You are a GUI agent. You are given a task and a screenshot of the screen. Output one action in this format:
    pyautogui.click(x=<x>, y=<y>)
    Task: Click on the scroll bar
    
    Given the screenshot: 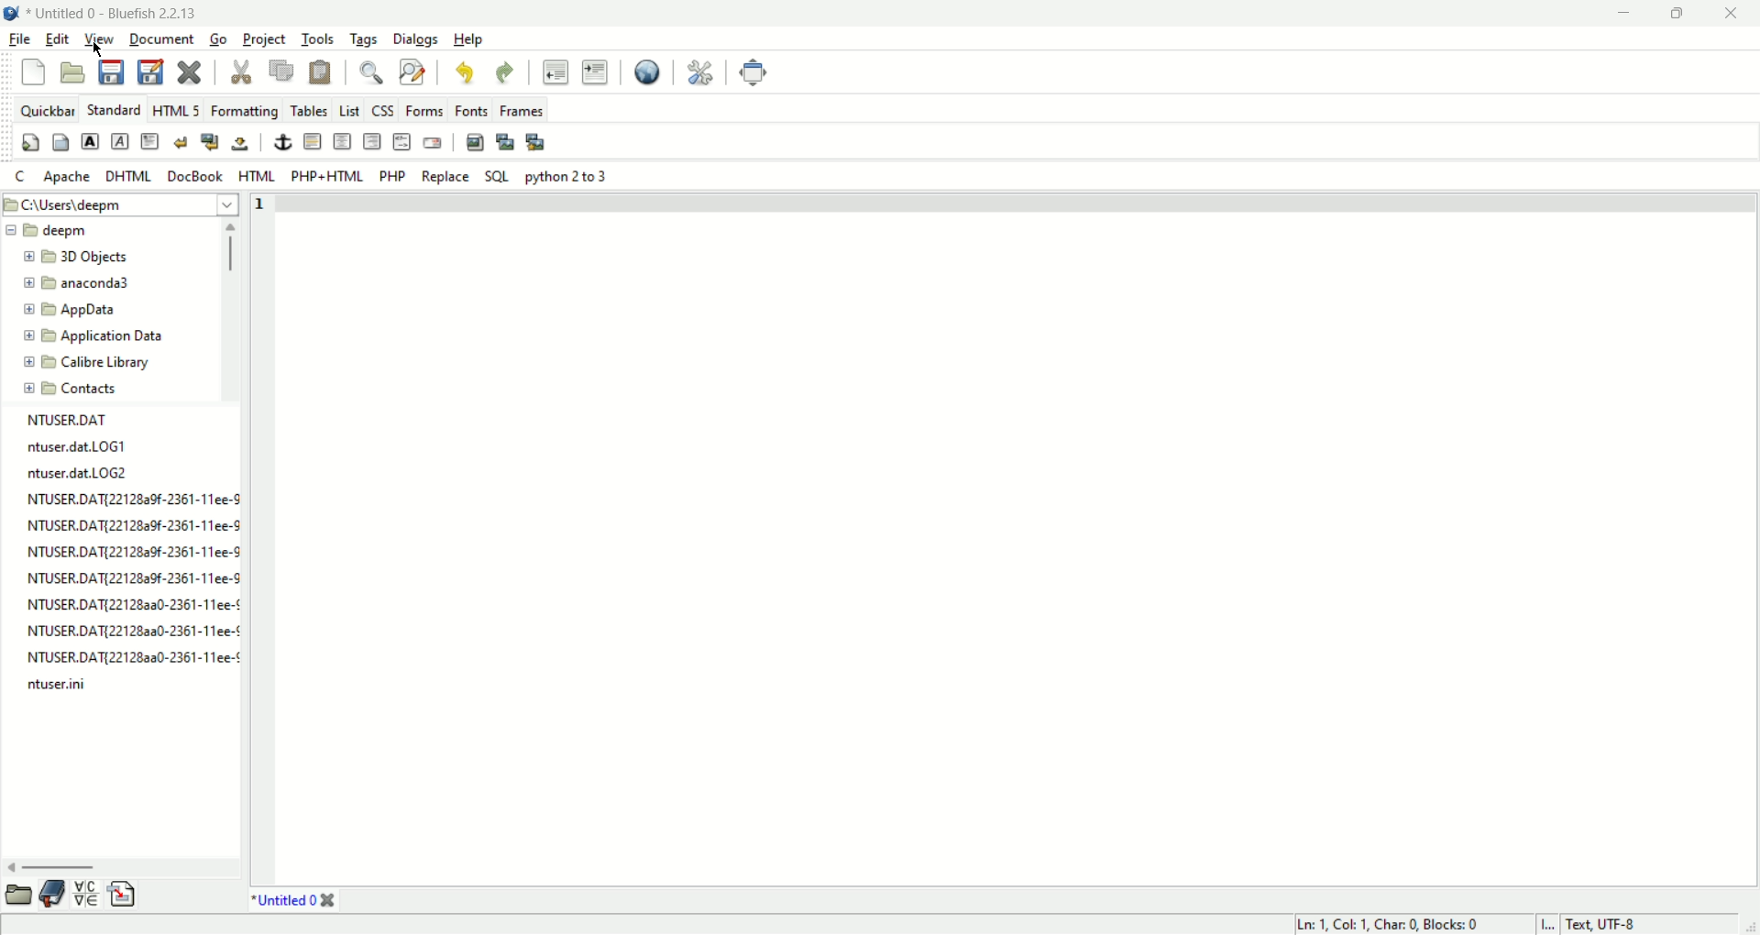 What is the action you would take?
    pyautogui.click(x=18, y=894)
    